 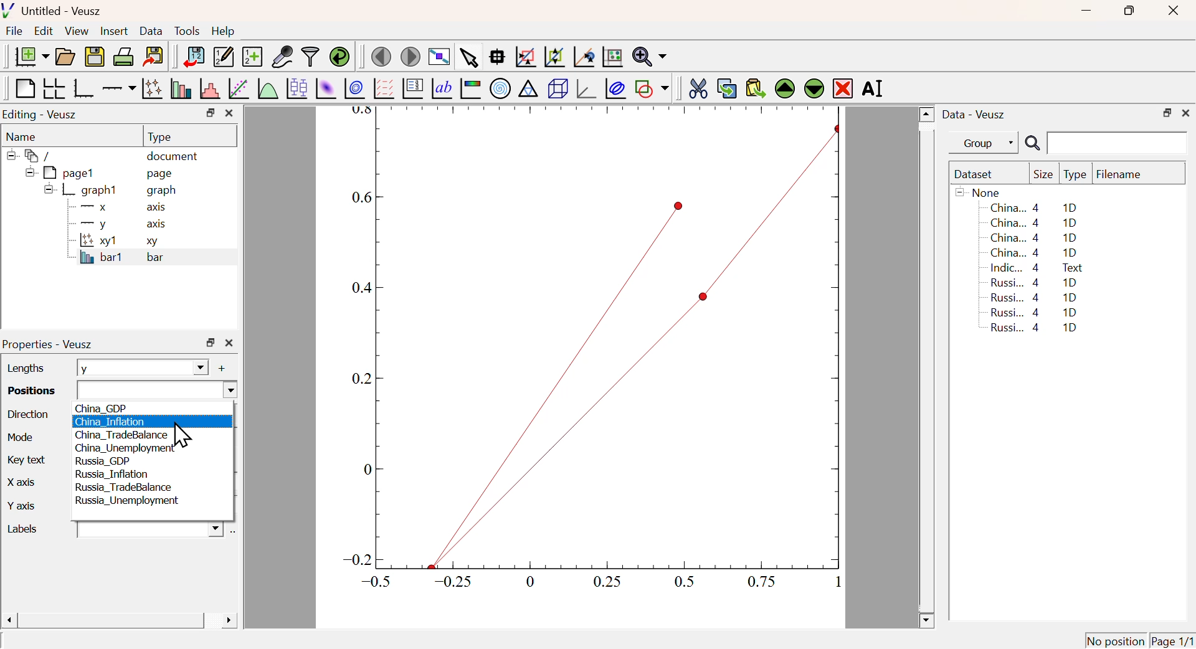 I want to click on Histogram of a dataset, so click(x=210, y=89).